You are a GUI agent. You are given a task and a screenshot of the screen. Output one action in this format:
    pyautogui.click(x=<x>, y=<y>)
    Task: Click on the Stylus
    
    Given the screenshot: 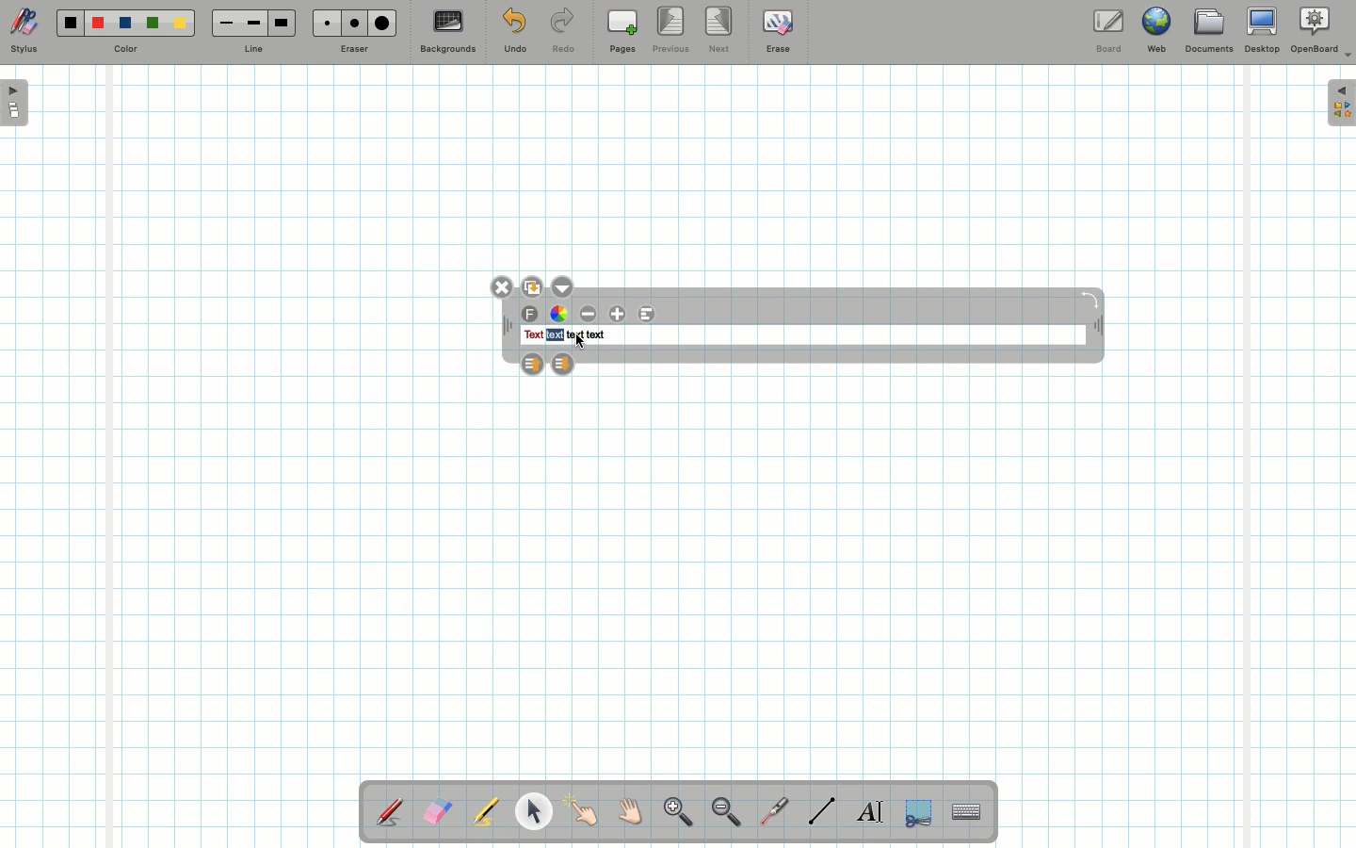 What is the action you would take?
    pyautogui.click(x=24, y=31)
    